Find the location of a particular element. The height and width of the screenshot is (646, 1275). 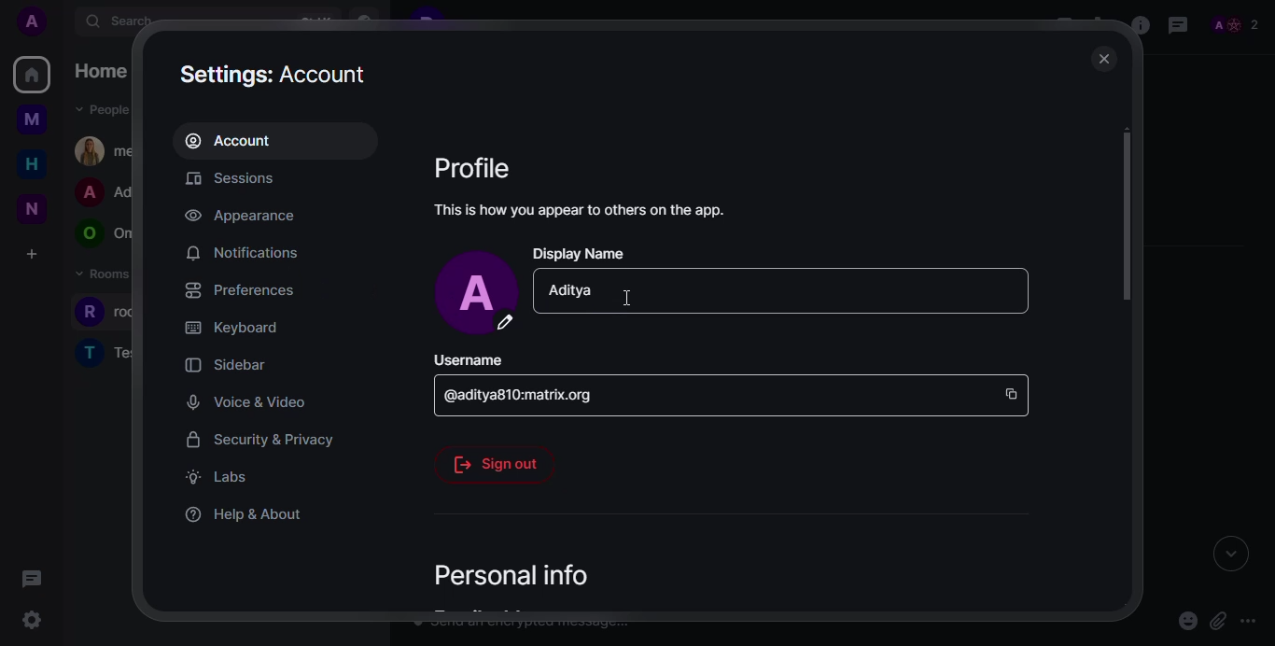

sessions is located at coordinates (239, 178).